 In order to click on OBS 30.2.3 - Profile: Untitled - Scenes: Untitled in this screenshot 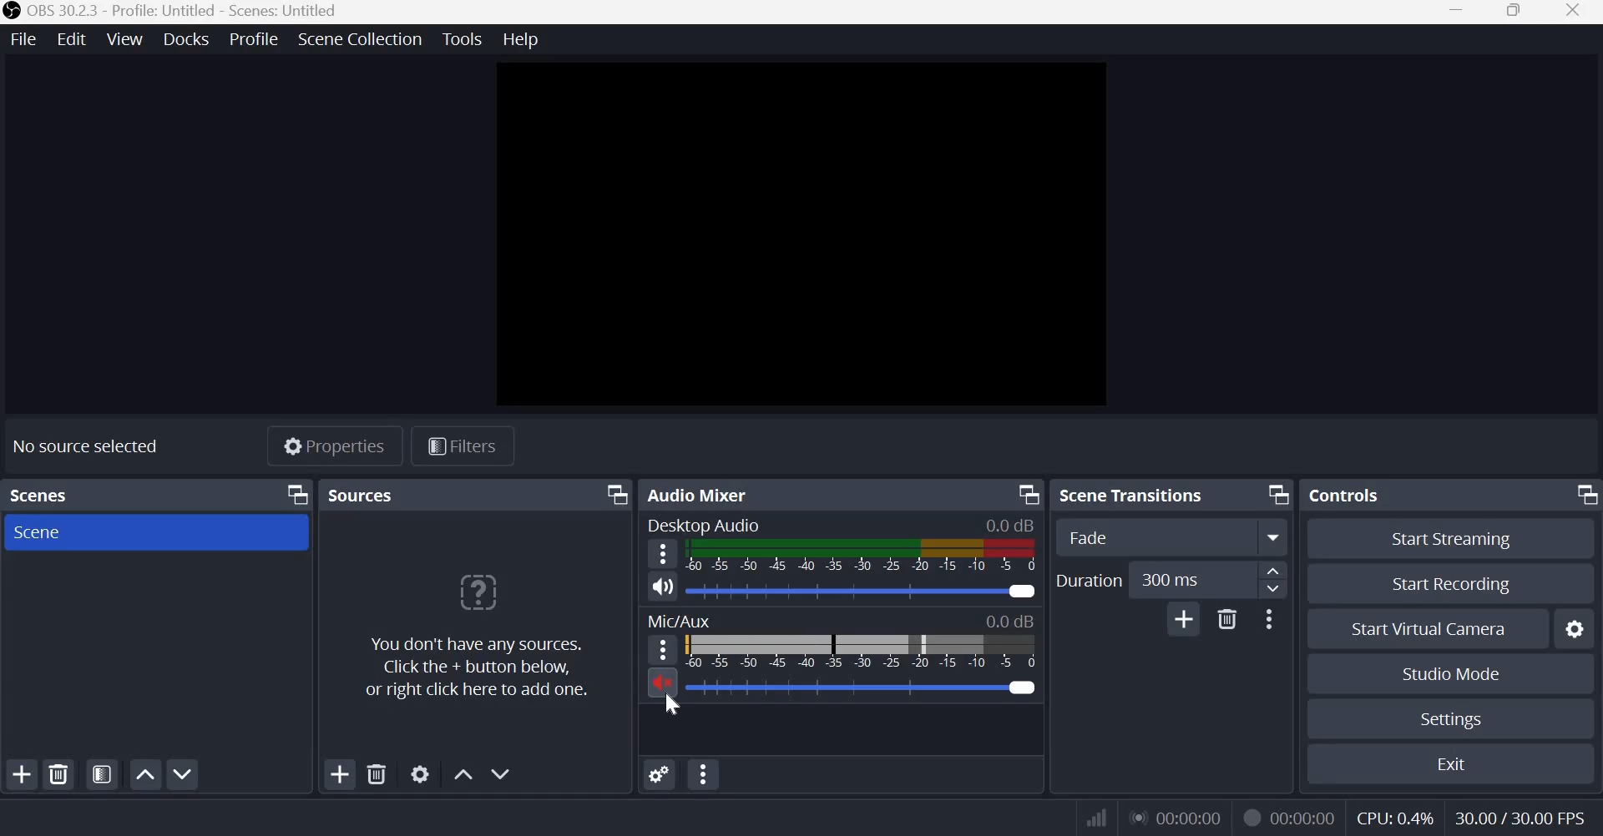, I will do `click(175, 11)`.